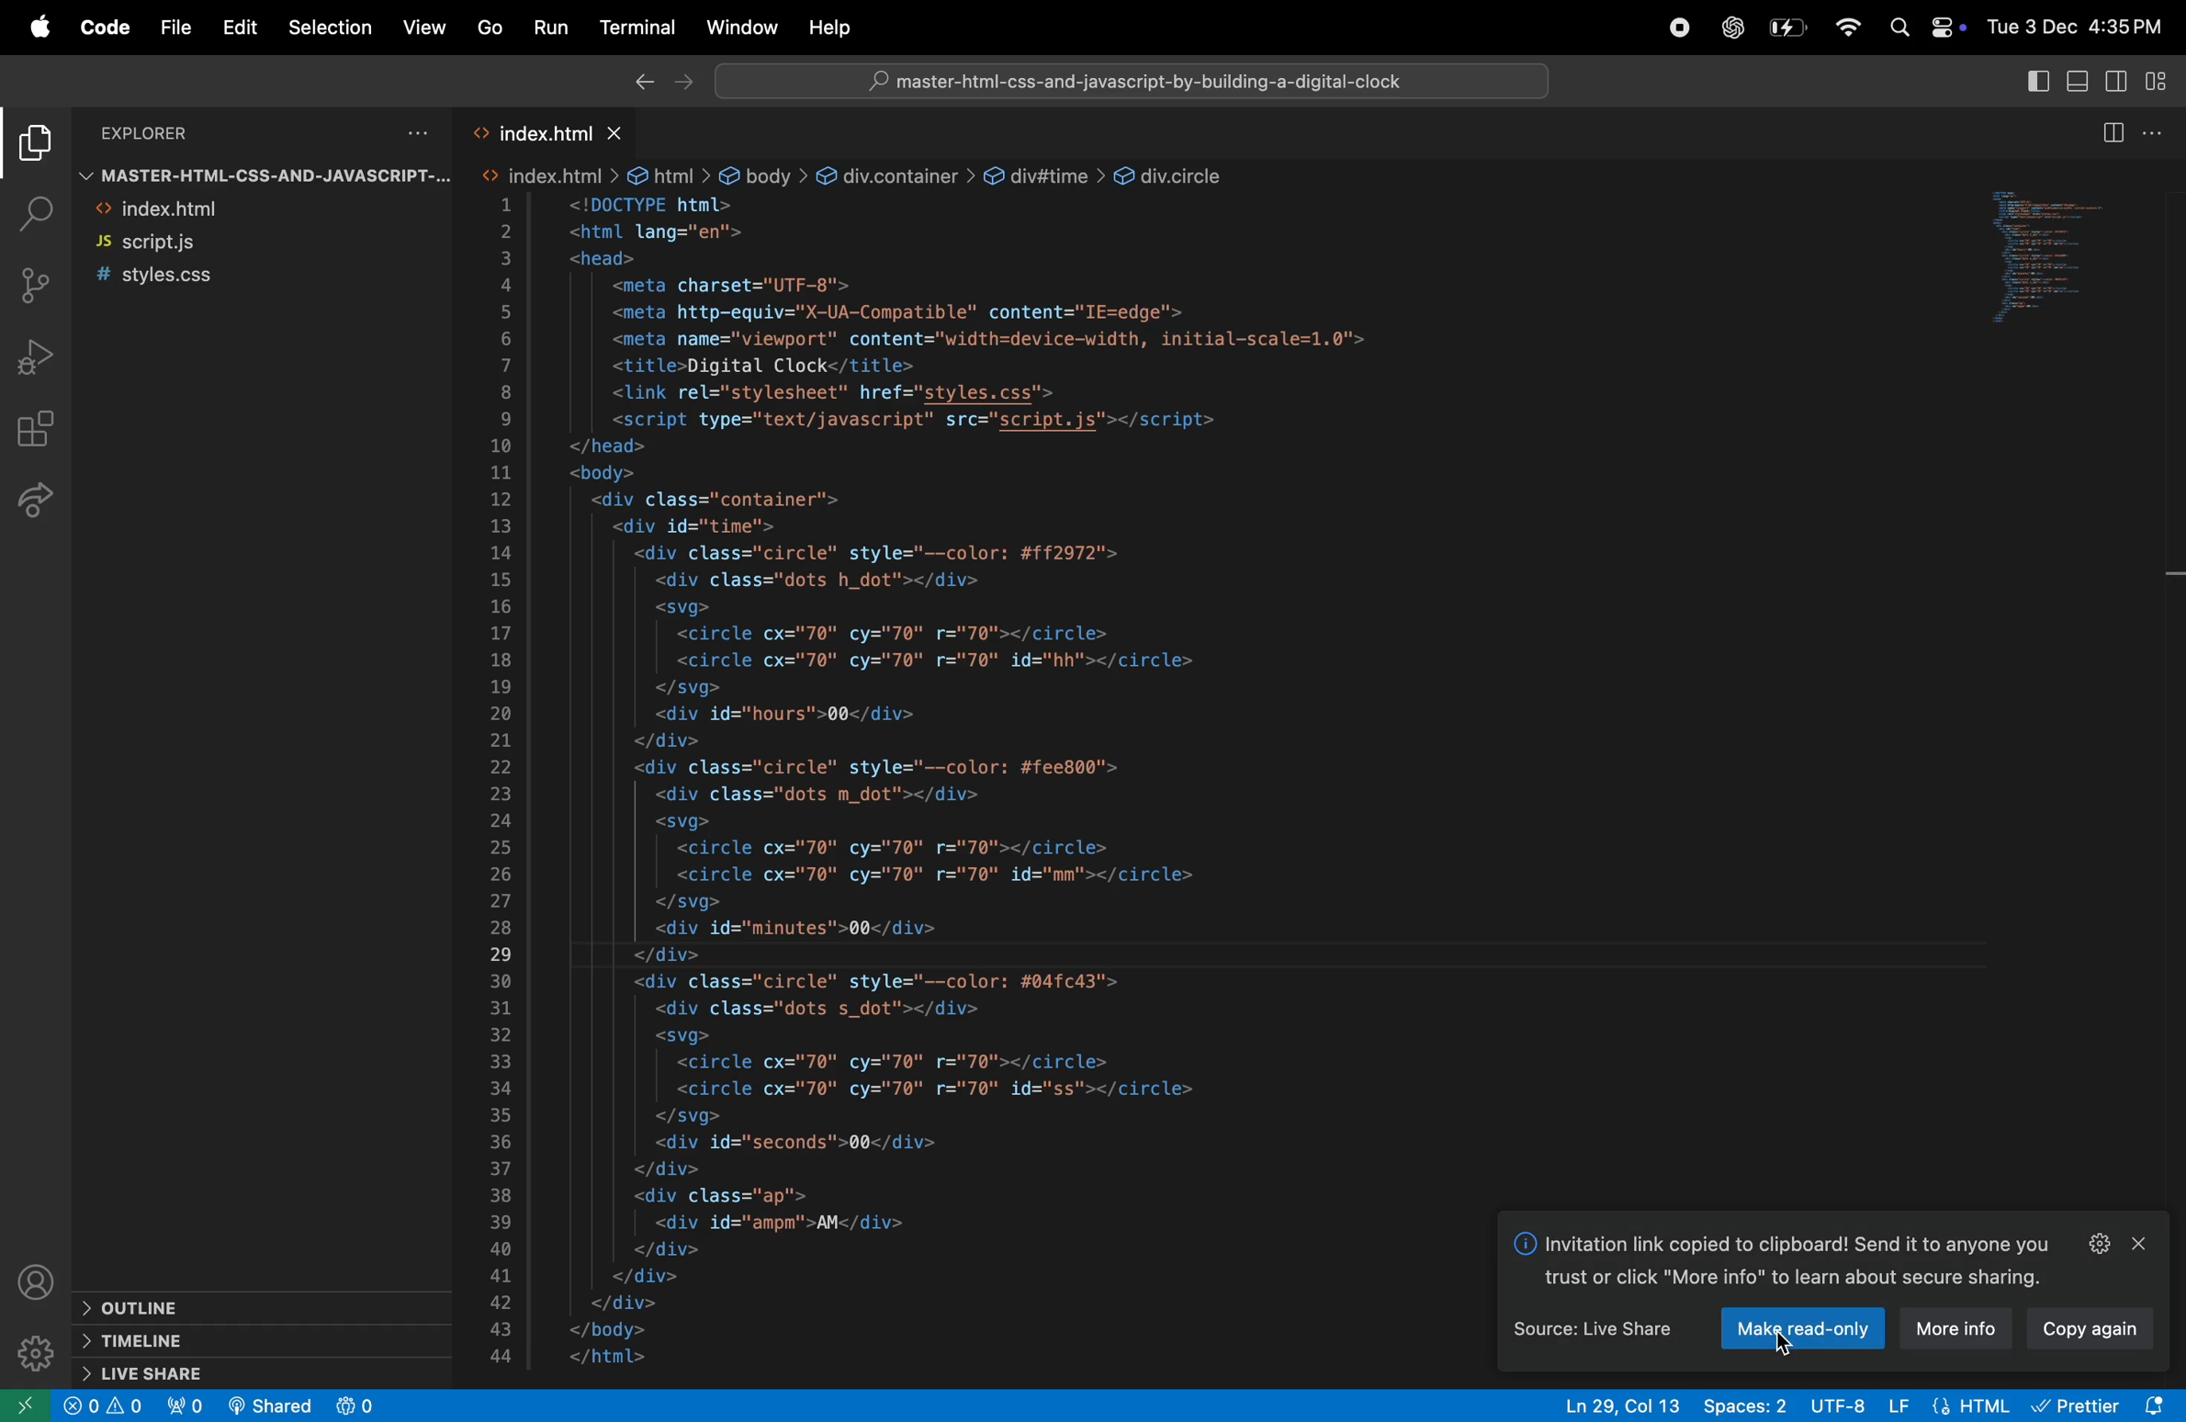 The width and height of the screenshot is (2186, 1422). What do you see at coordinates (326, 27) in the screenshot?
I see `selection` at bounding box center [326, 27].